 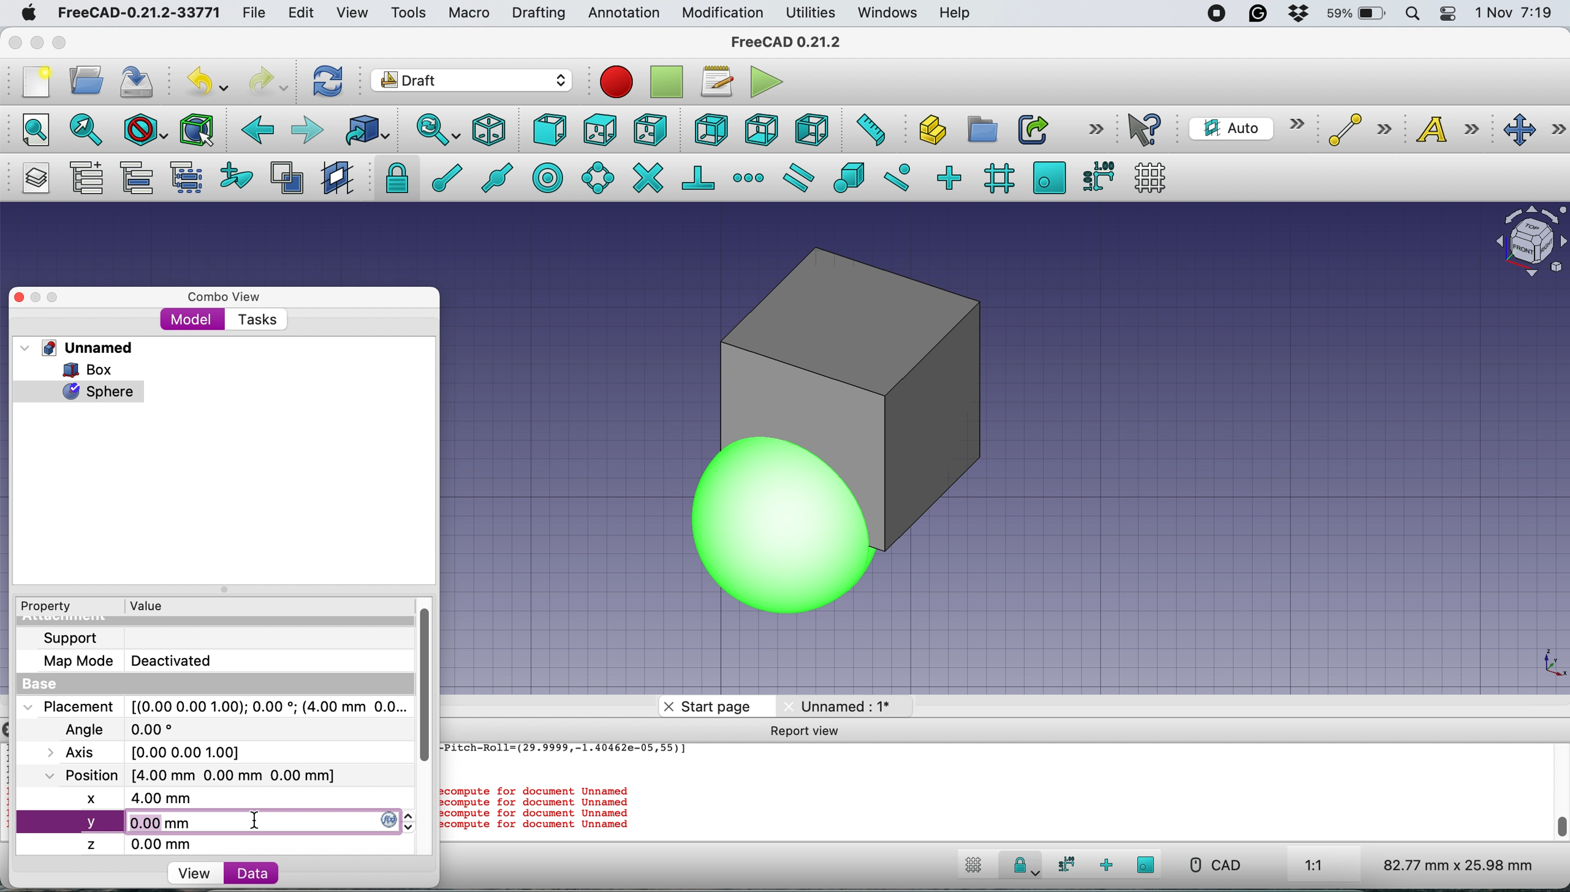 I want to click on macro, so click(x=468, y=13).